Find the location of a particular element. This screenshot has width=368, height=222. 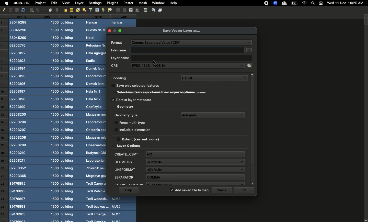

Save vector layer as is located at coordinates (182, 31).